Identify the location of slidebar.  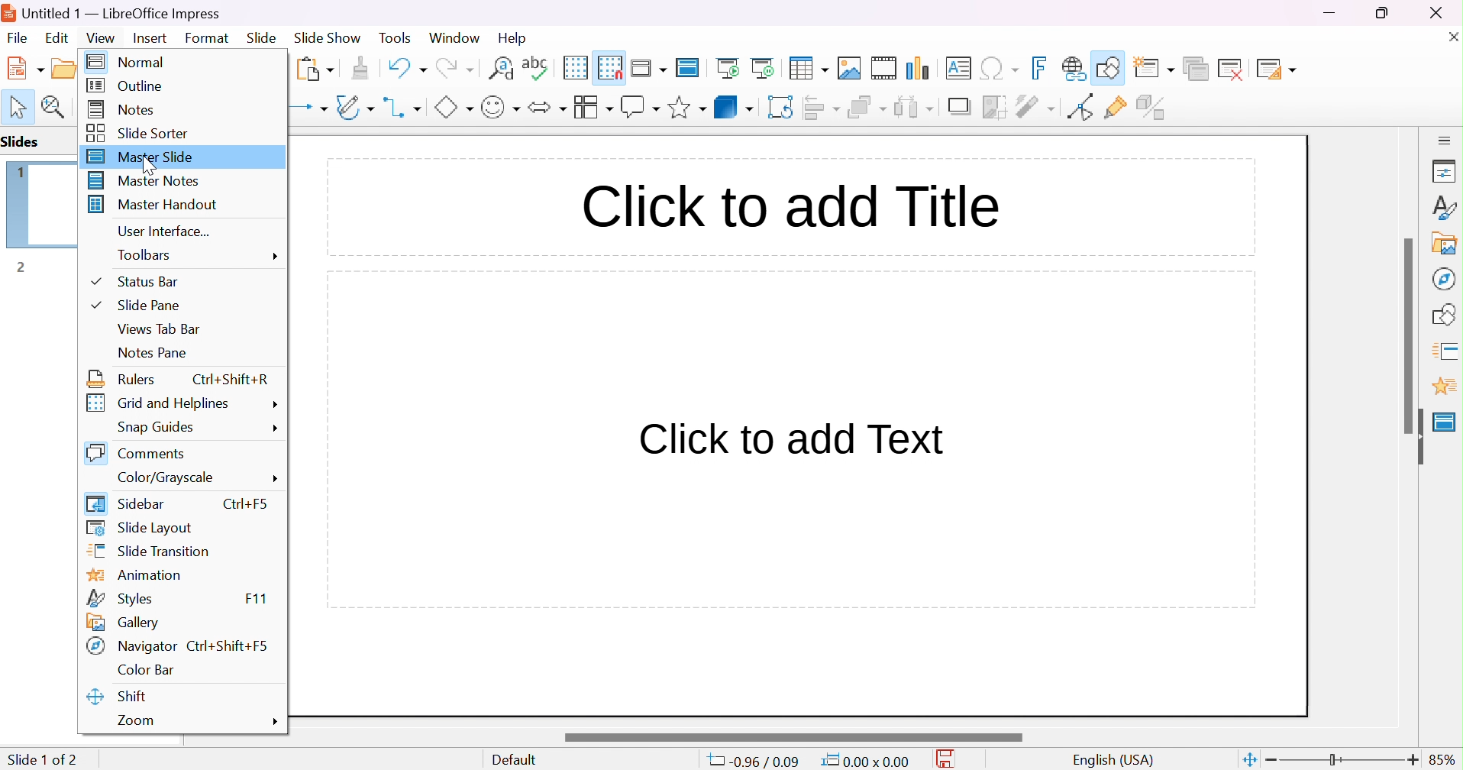
(128, 502).